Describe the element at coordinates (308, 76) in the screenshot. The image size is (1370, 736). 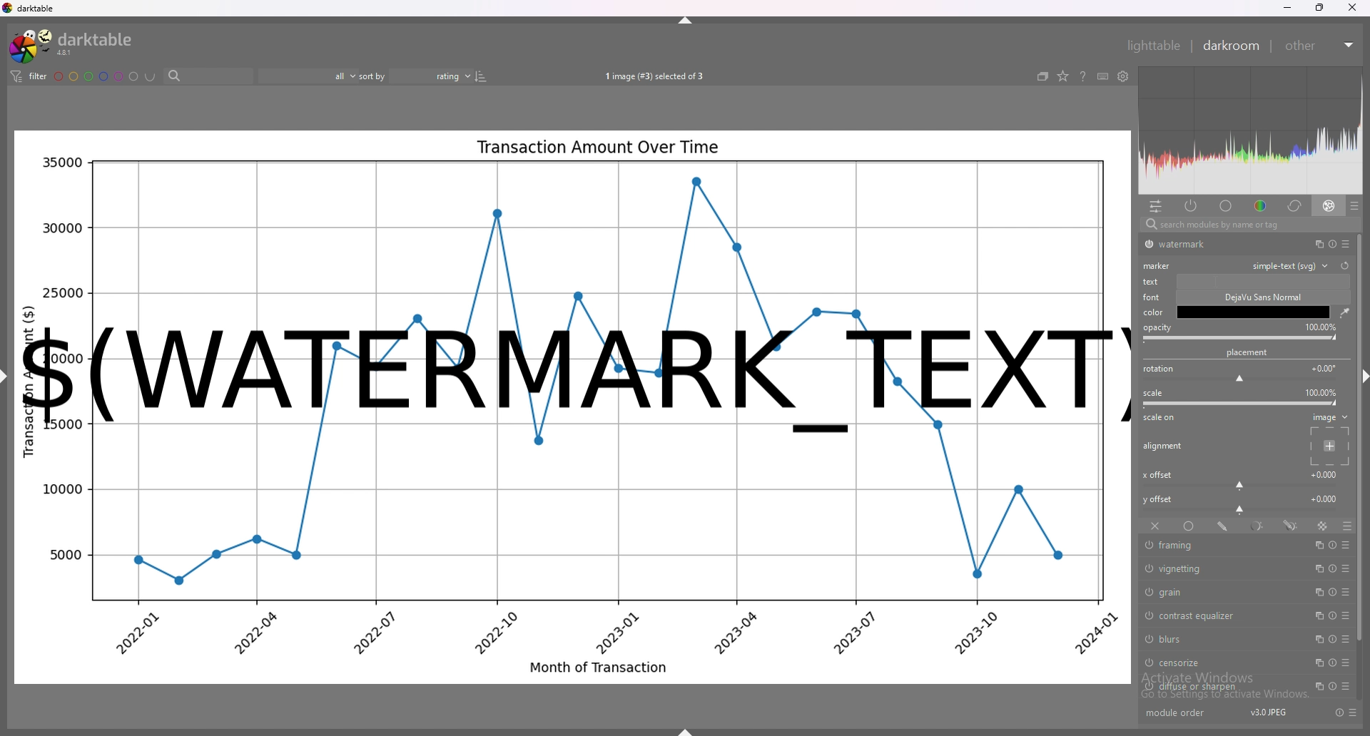
I see `filter by rating` at that location.